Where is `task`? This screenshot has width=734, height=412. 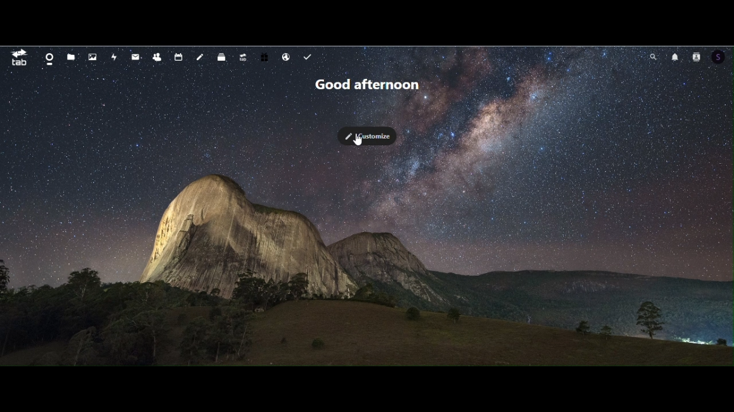
task is located at coordinates (310, 56).